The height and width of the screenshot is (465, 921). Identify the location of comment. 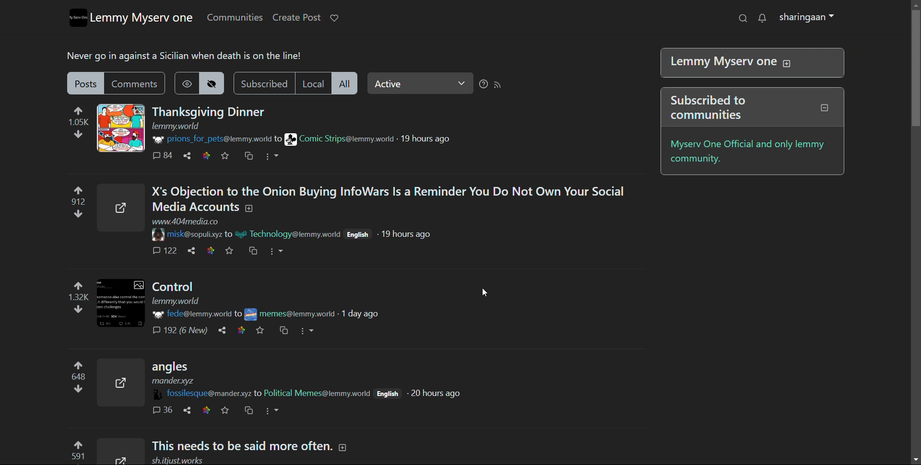
(161, 156).